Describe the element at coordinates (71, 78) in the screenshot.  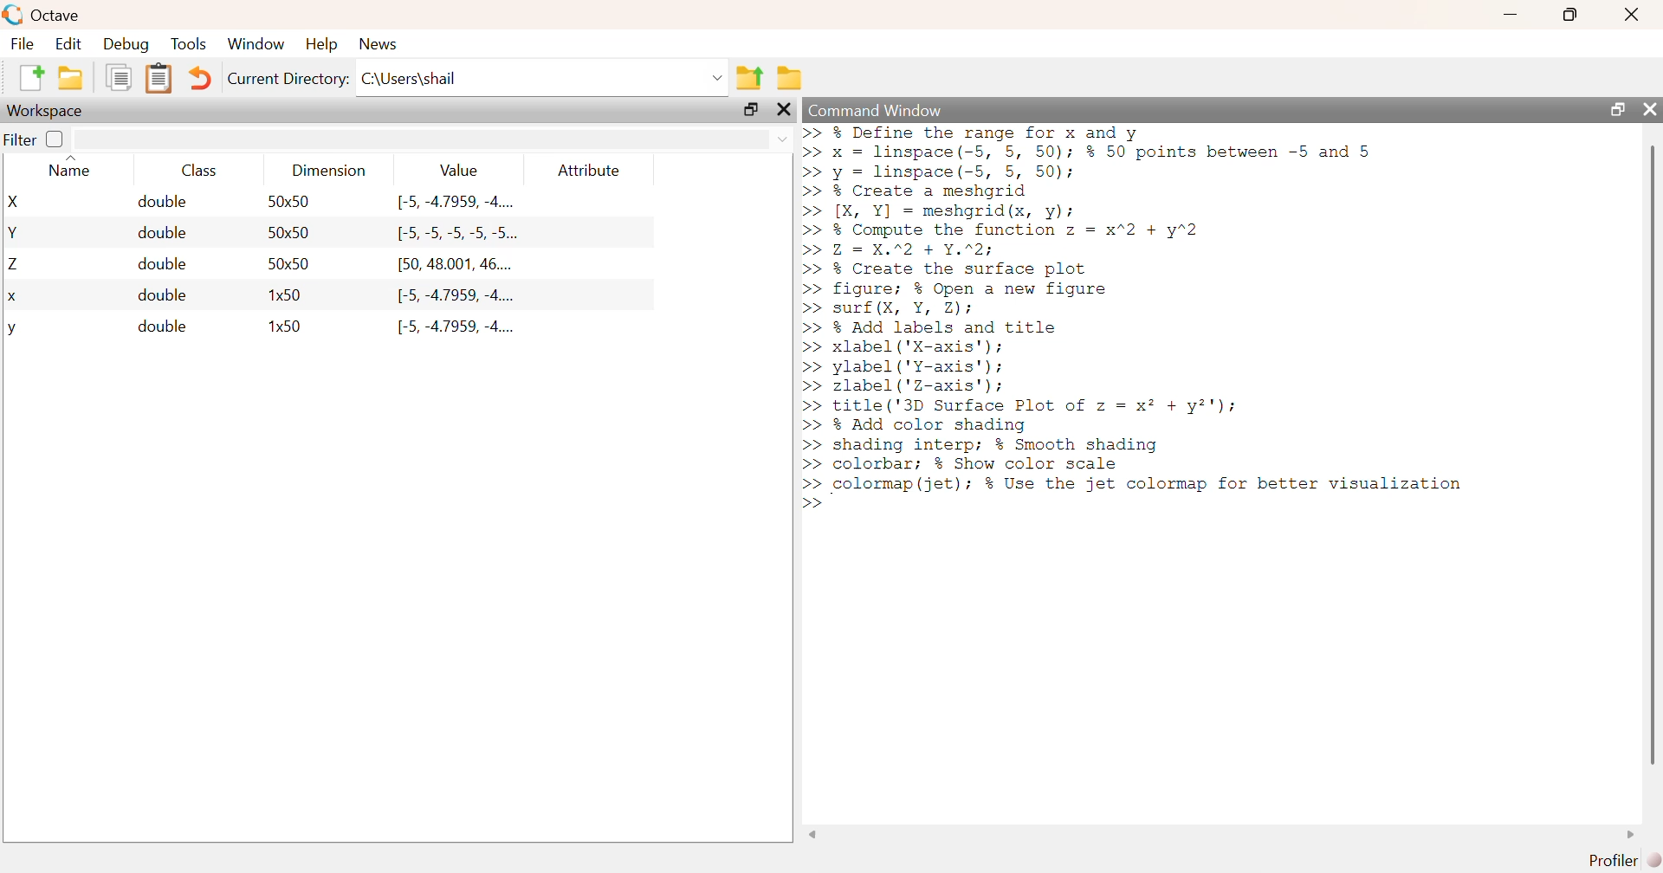
I see `New Folder` at that location.